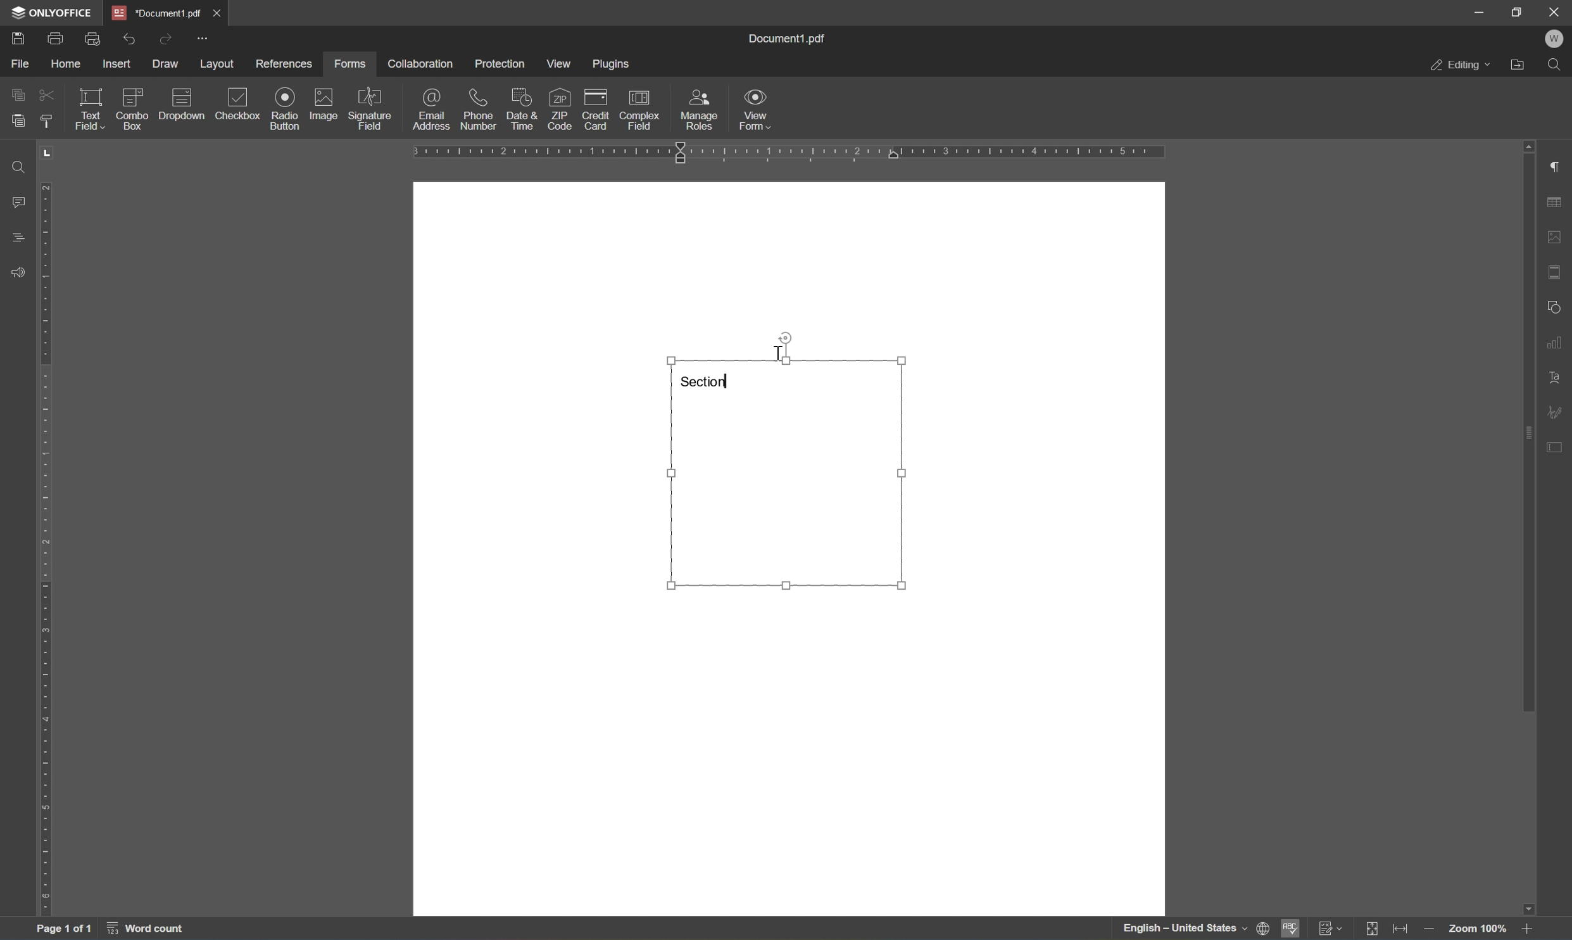 The height and width of the screenshot is (940, 1572). What do you see at coordinates (559, 108) in the screenshot?
I see `zip code` at bounding box center [559, 108].